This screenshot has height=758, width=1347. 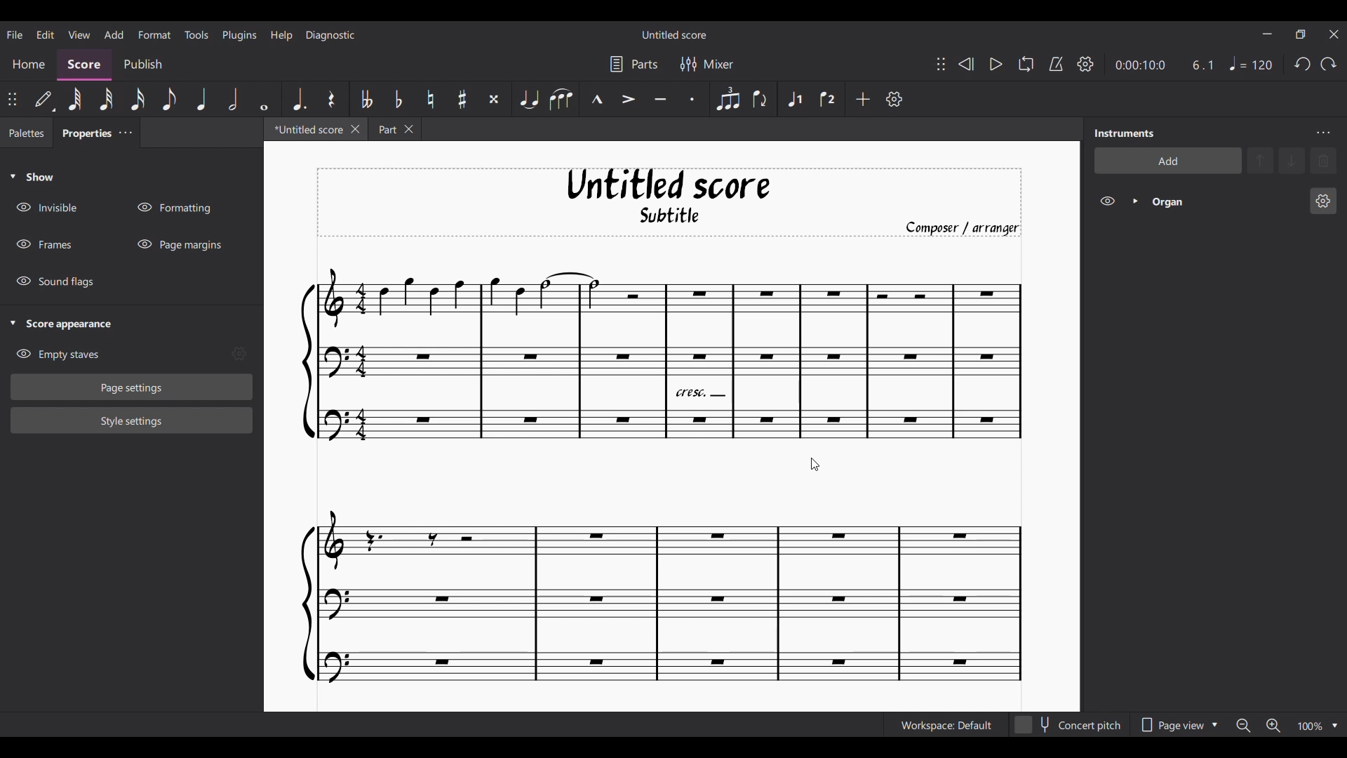 I want to click on Expand Organs, so click(x=1135, y=201).